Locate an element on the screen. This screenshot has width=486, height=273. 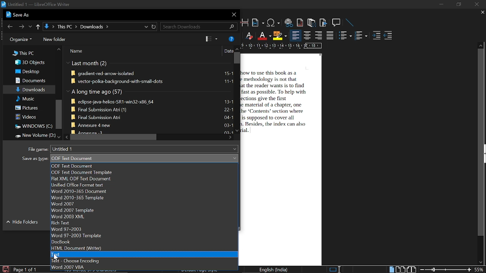
Videos is located at coordinates (26, 117).